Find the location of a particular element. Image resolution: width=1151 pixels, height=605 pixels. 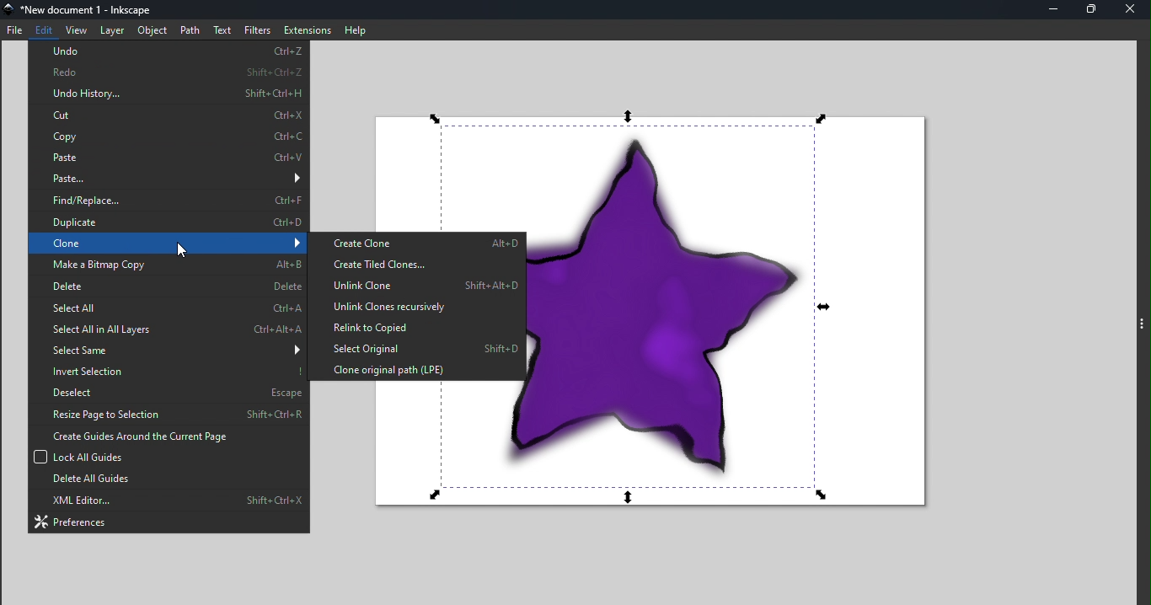

paste is located at coordinates (168, 157).